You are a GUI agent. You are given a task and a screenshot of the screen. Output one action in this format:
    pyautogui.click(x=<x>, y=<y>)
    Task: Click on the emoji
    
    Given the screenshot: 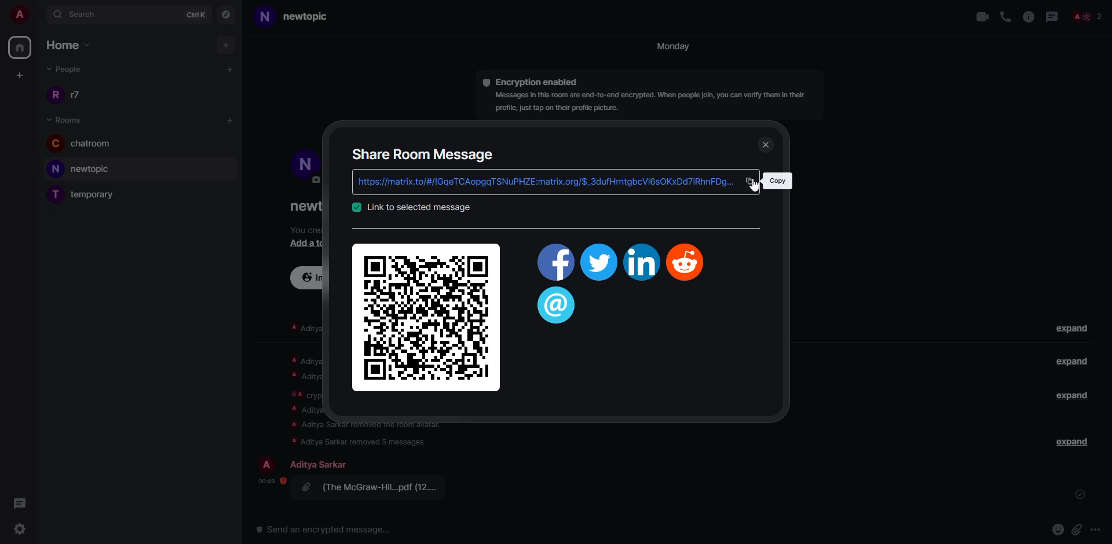 What is the action you would take?
    pyautogui.click(x=1058, y=528)
    